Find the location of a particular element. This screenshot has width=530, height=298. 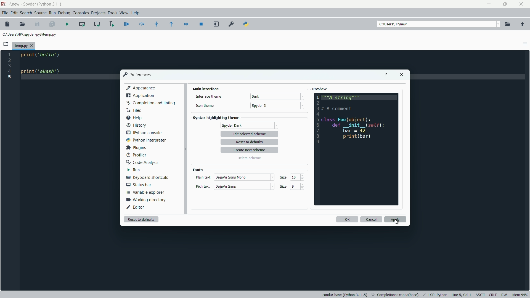

minimize is located at coordinates (489, 5).